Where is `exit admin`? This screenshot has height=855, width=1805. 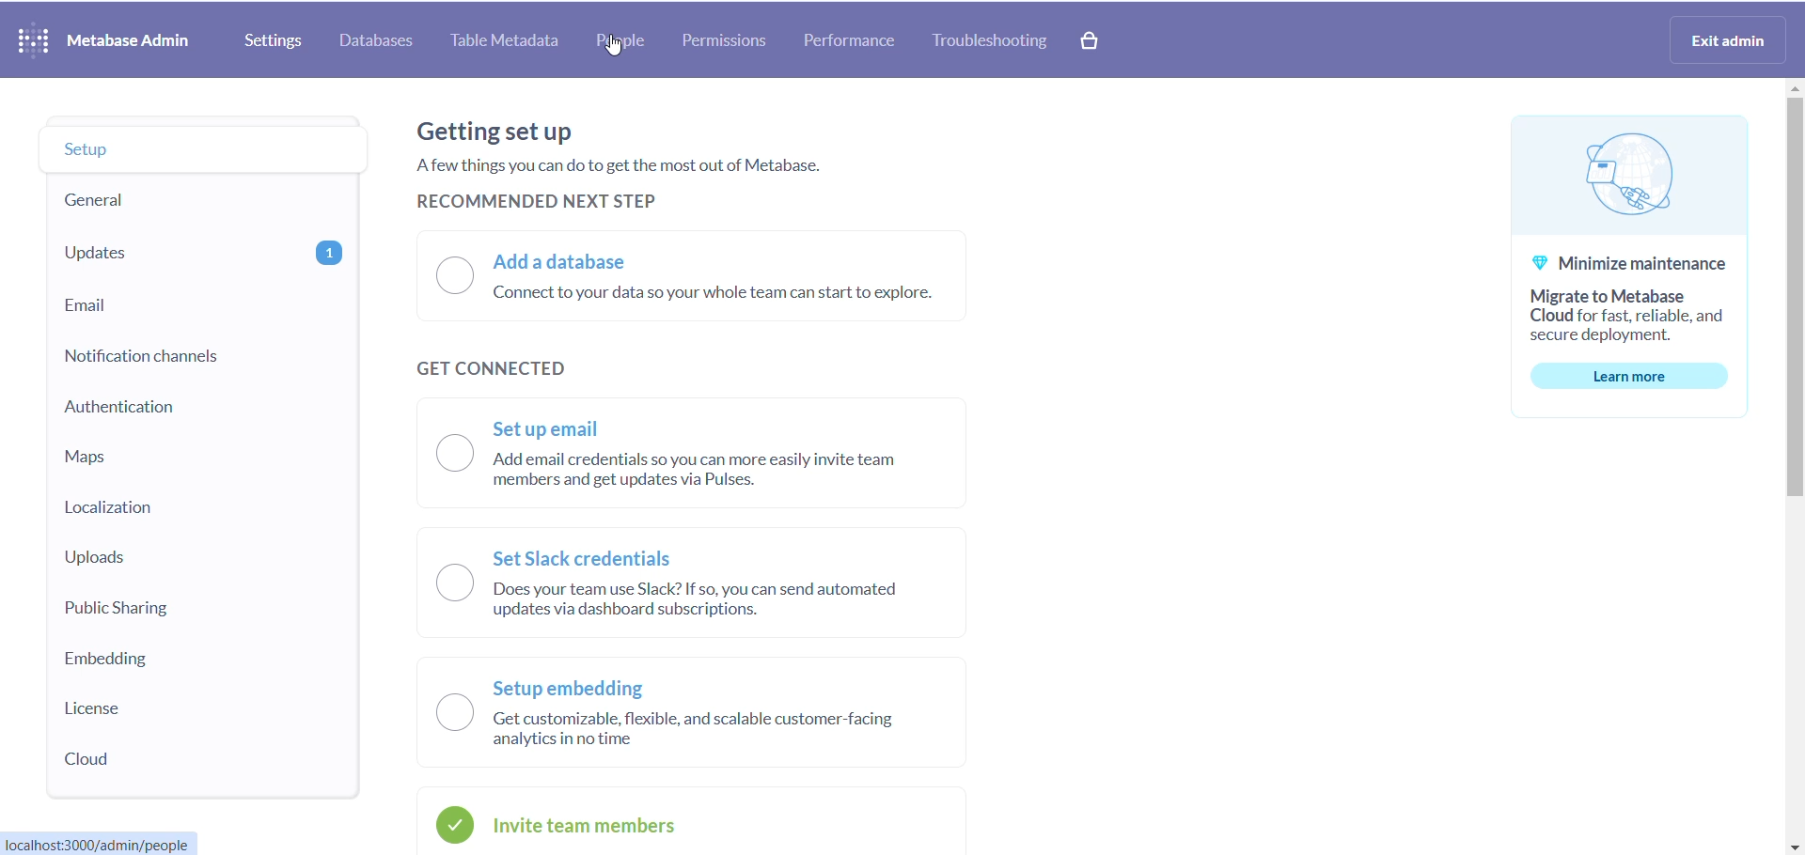 exit admin is located at coordinates (1729, 39).